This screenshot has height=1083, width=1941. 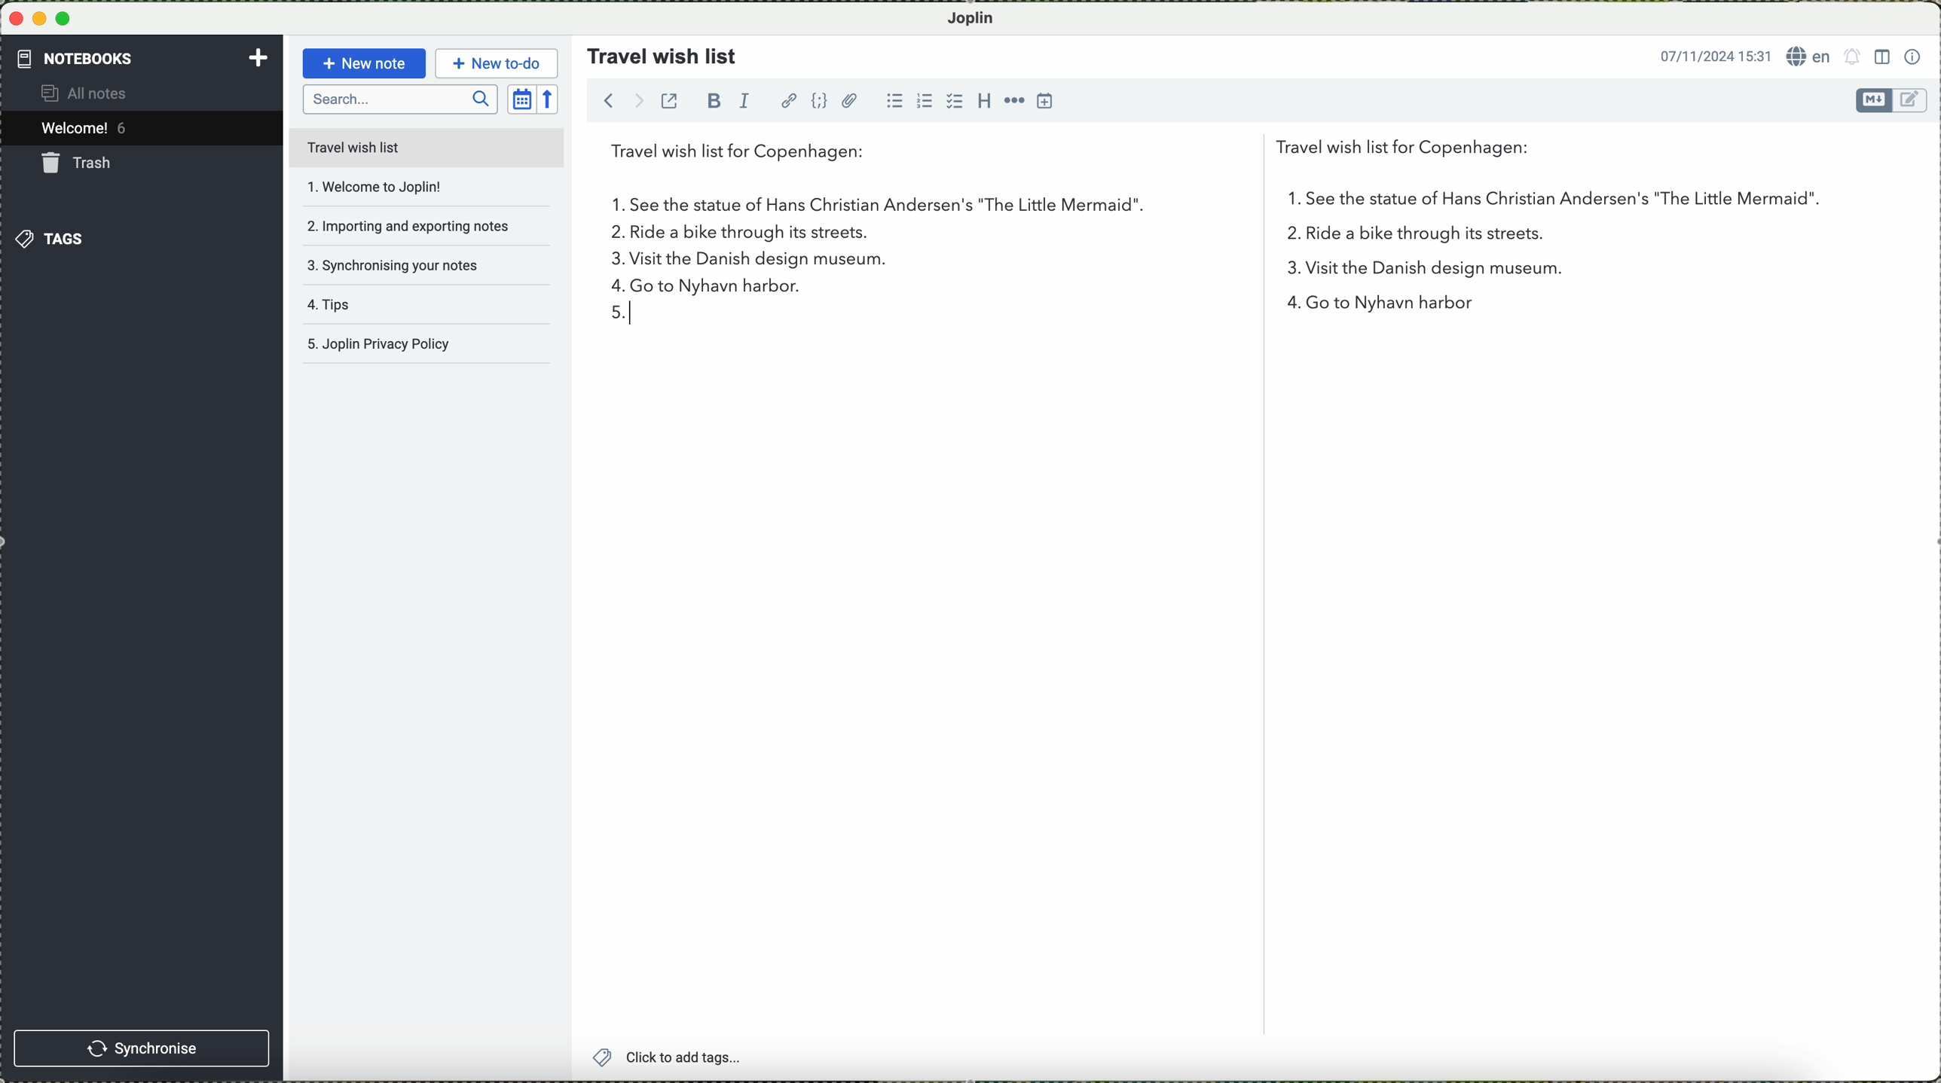 What do you see at coordinates (1809, 56) in the screenshot?
I see `language` at bounding box center [1809, 56].